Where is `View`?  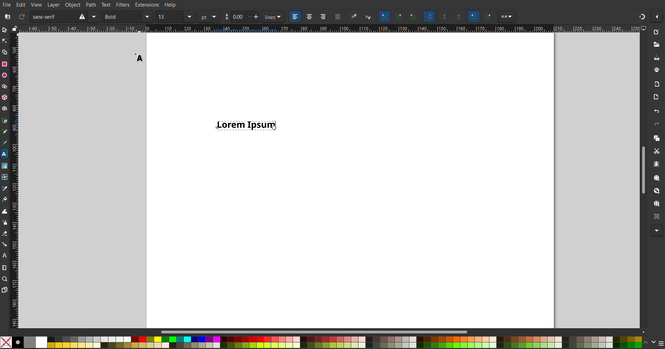
View is located at coordinates (36, 4).